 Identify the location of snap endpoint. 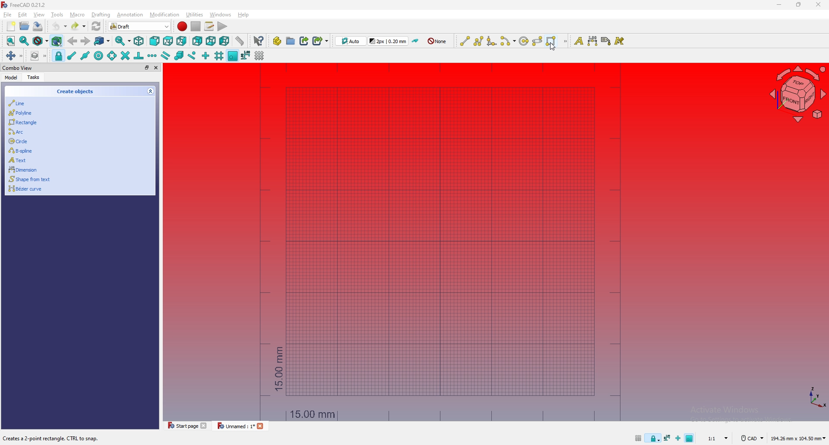
(71, 56).